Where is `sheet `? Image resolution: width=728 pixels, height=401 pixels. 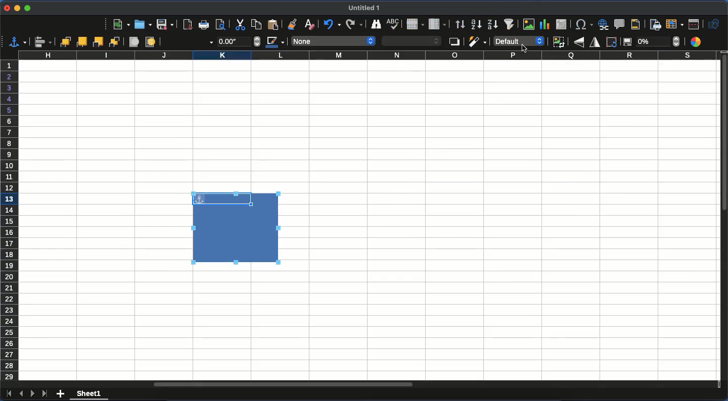 sheet  is located at coordinates (89, 395).